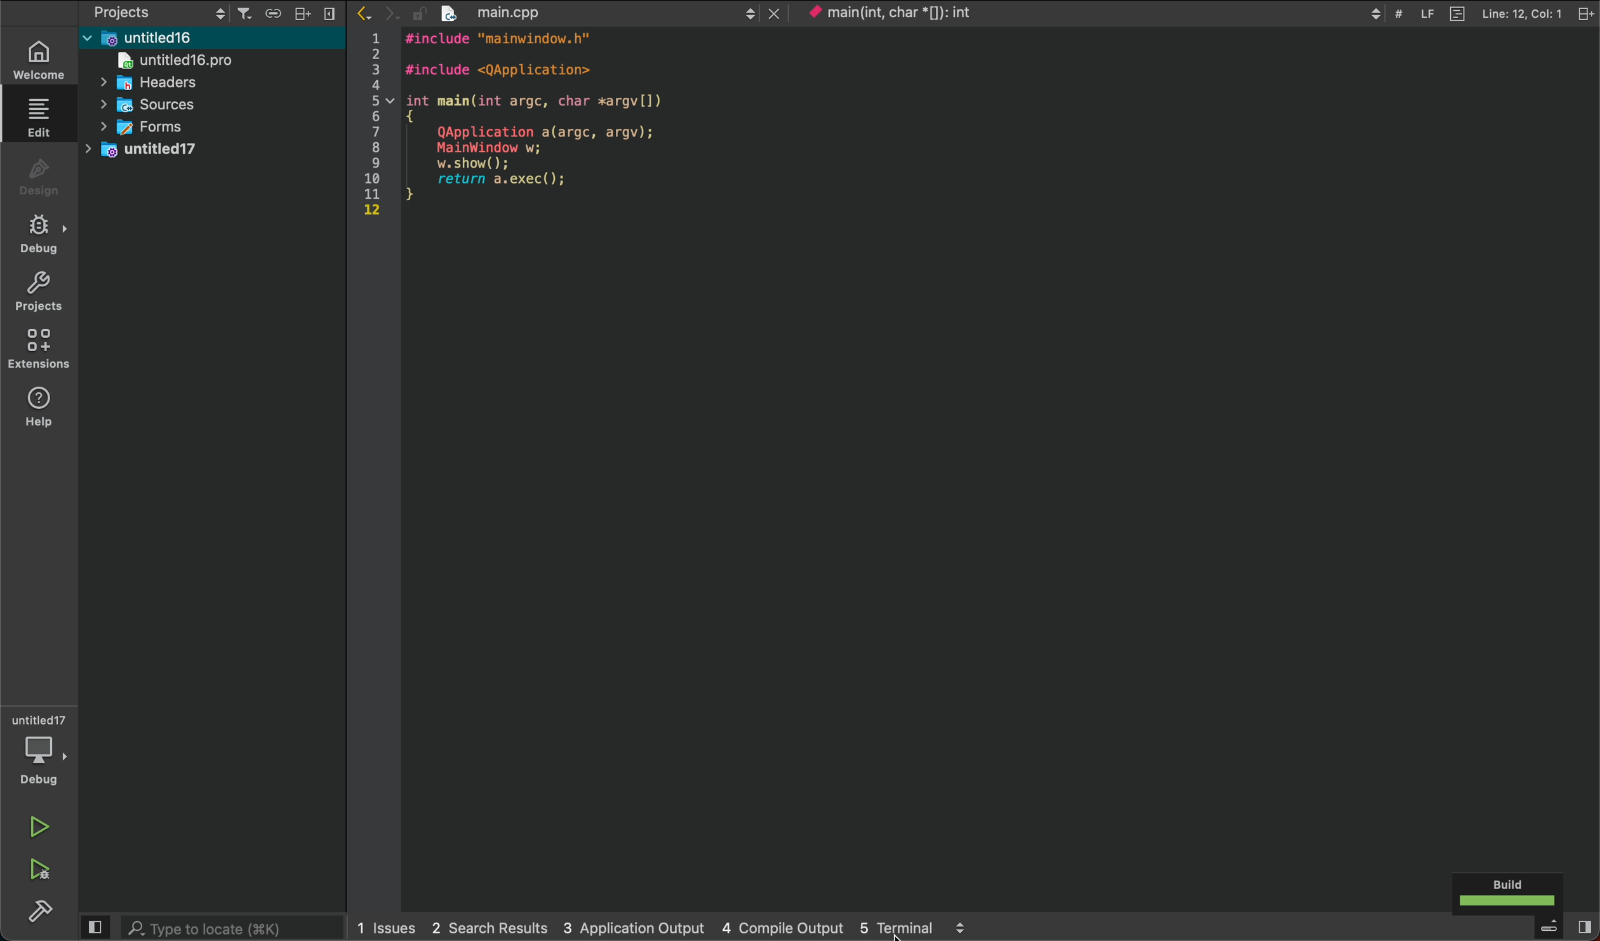 The height and width of the screenshot is (941, 1600). Describe the element at coordinates (194, 60) in the screenshot. I see `untitled 16 pro` at that location.